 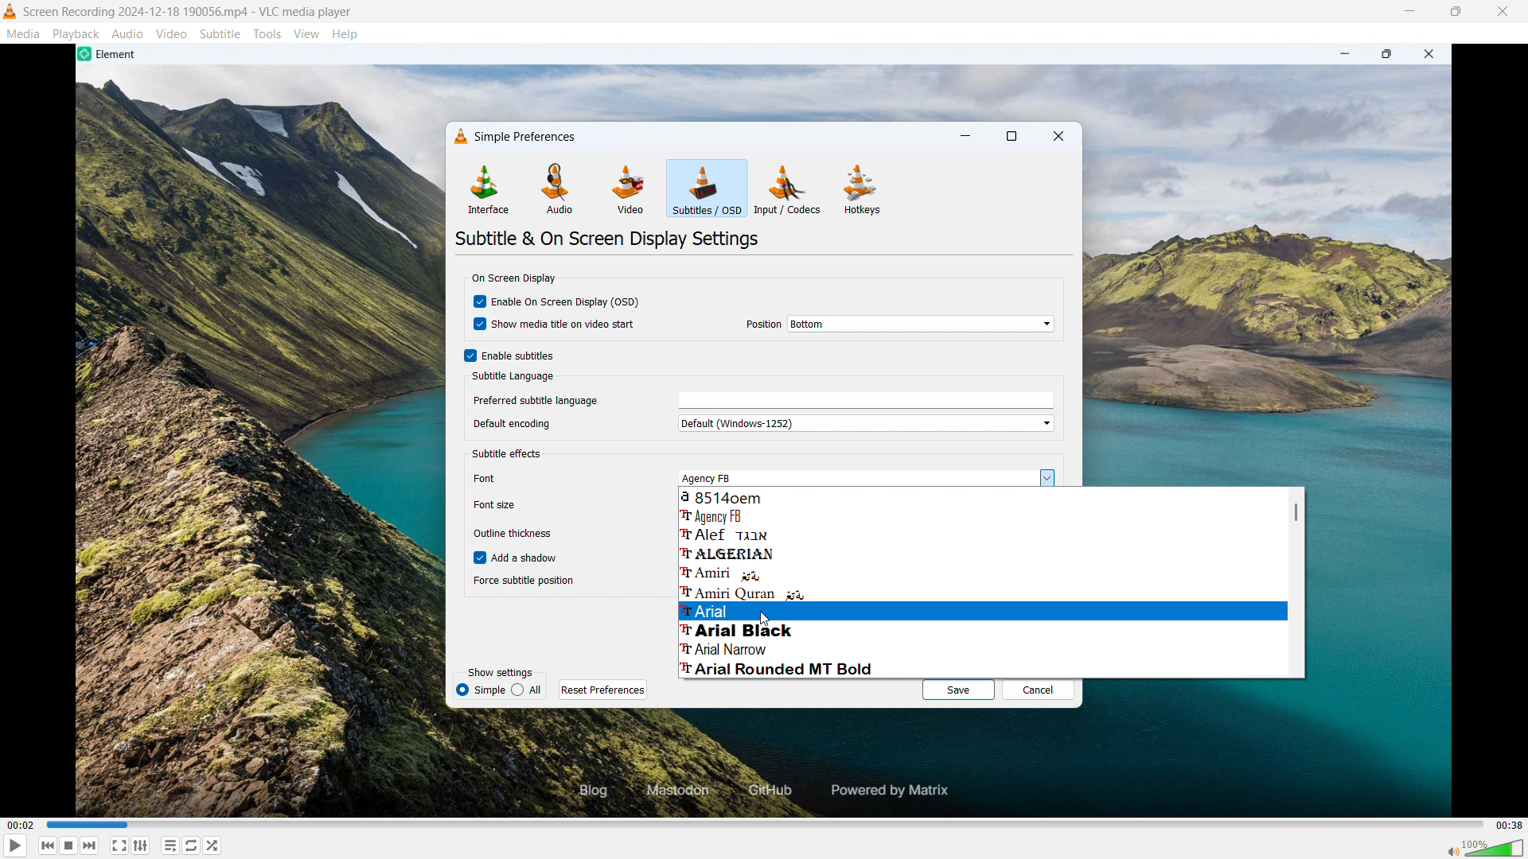 What do you see at coordinates (506, 478) in the screenshot?
I see `Font` at bounding box center [506, 478].